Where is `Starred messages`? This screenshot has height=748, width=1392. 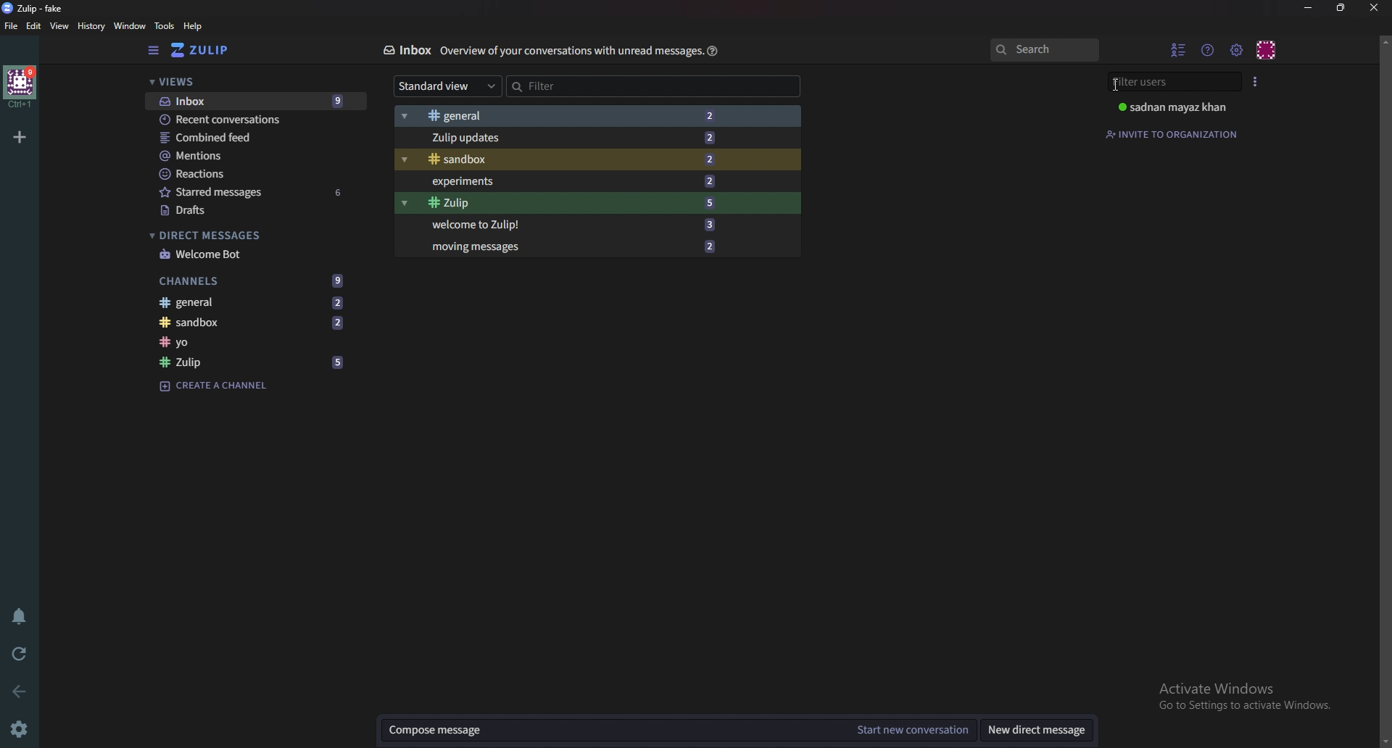
Starred messages is located at coordinates (255, 192).